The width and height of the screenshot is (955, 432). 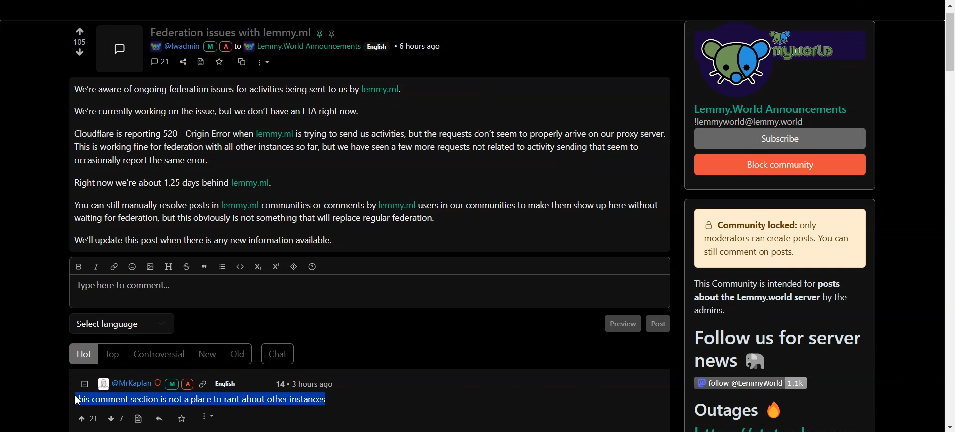 I want to click on properly arrive on our proxy server.
PE TEI SON TE WT, so click(x=781, y=138).